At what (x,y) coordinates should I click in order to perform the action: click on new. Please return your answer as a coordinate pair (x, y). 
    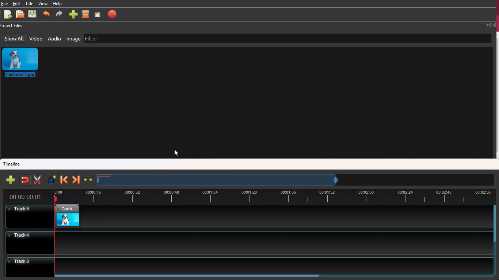
    Looking at the image, I should click on (11, 180).